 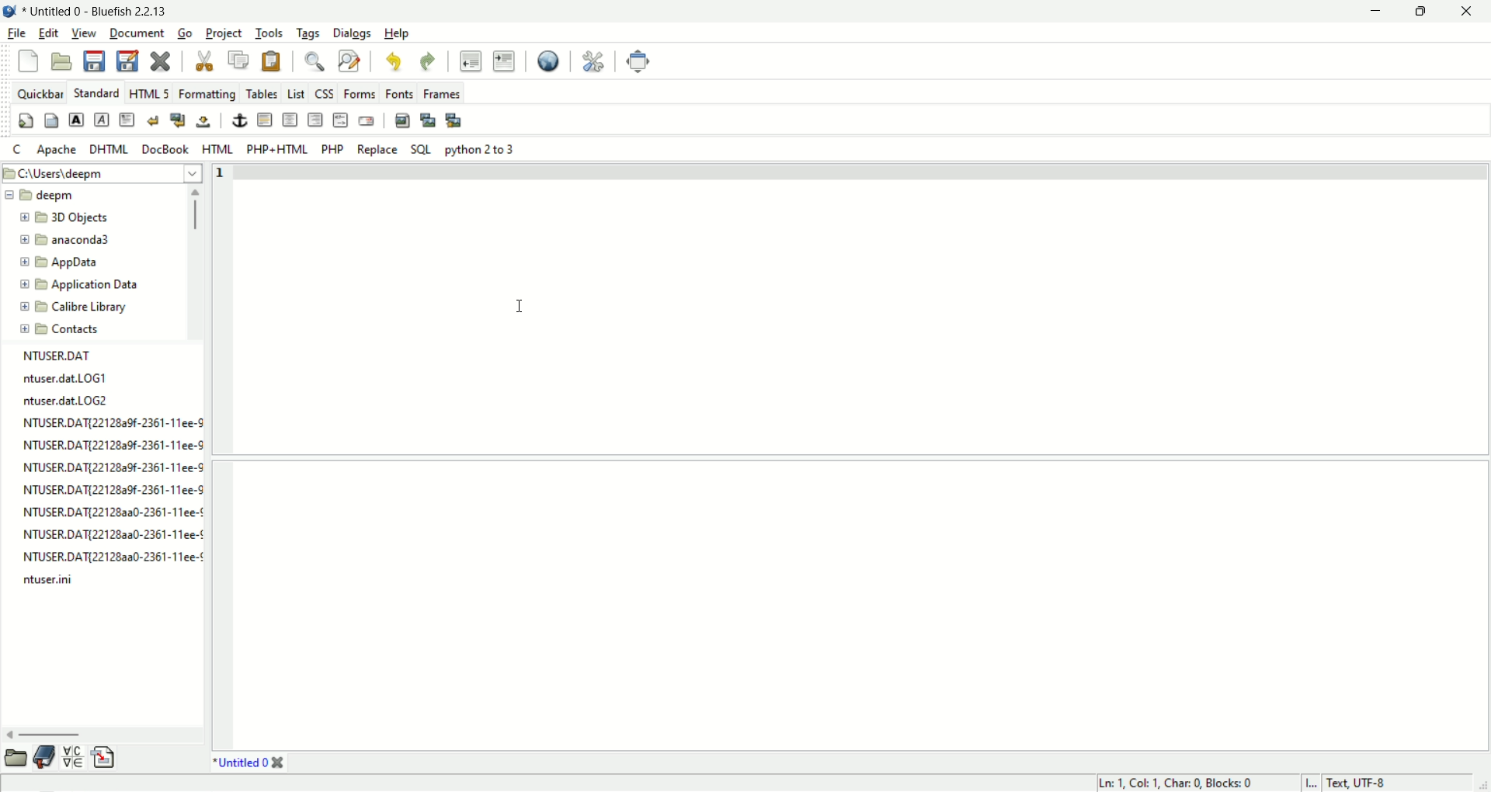 What do you see at coordinates (166, 148) in the screenshot?
I see `DocBook` at bounding box center [166, 148].